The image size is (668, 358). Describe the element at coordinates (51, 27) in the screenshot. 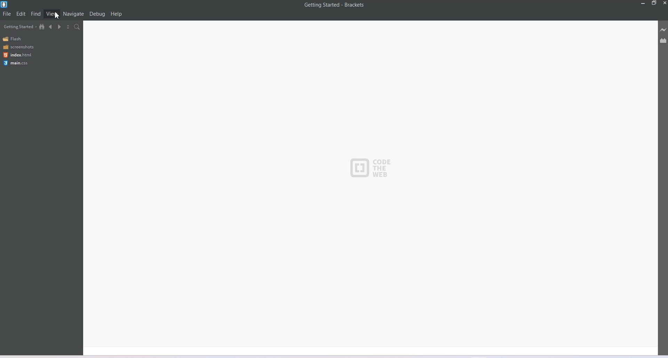

I see `Navigate Backwards` at that location.